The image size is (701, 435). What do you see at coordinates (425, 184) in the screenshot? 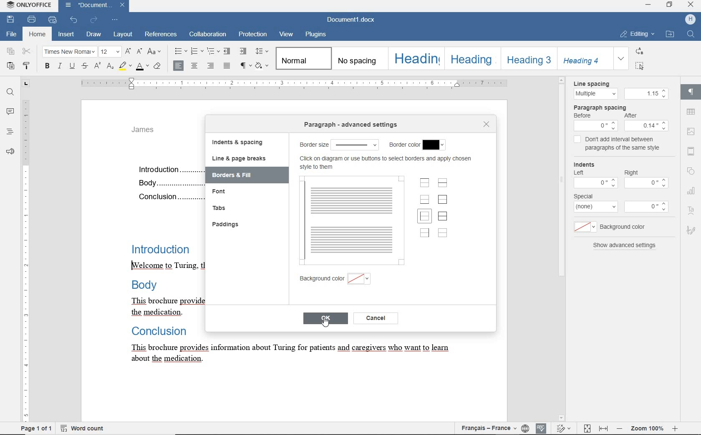
I see `set top border only` at bounding box center [425, 184].